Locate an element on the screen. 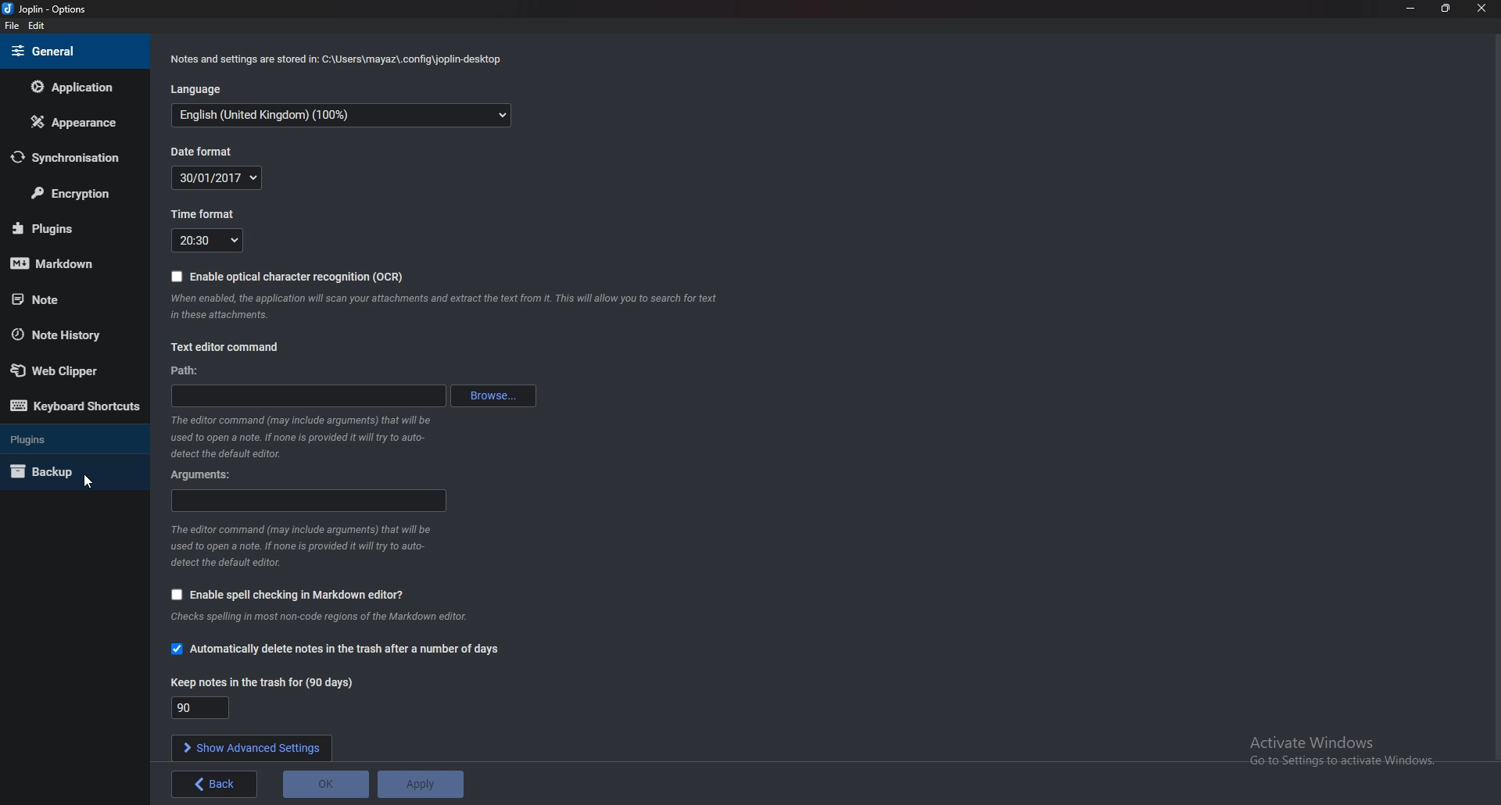 The width and height of the screenshot is (1501, 805). Info is located at coordinates (450, 307).